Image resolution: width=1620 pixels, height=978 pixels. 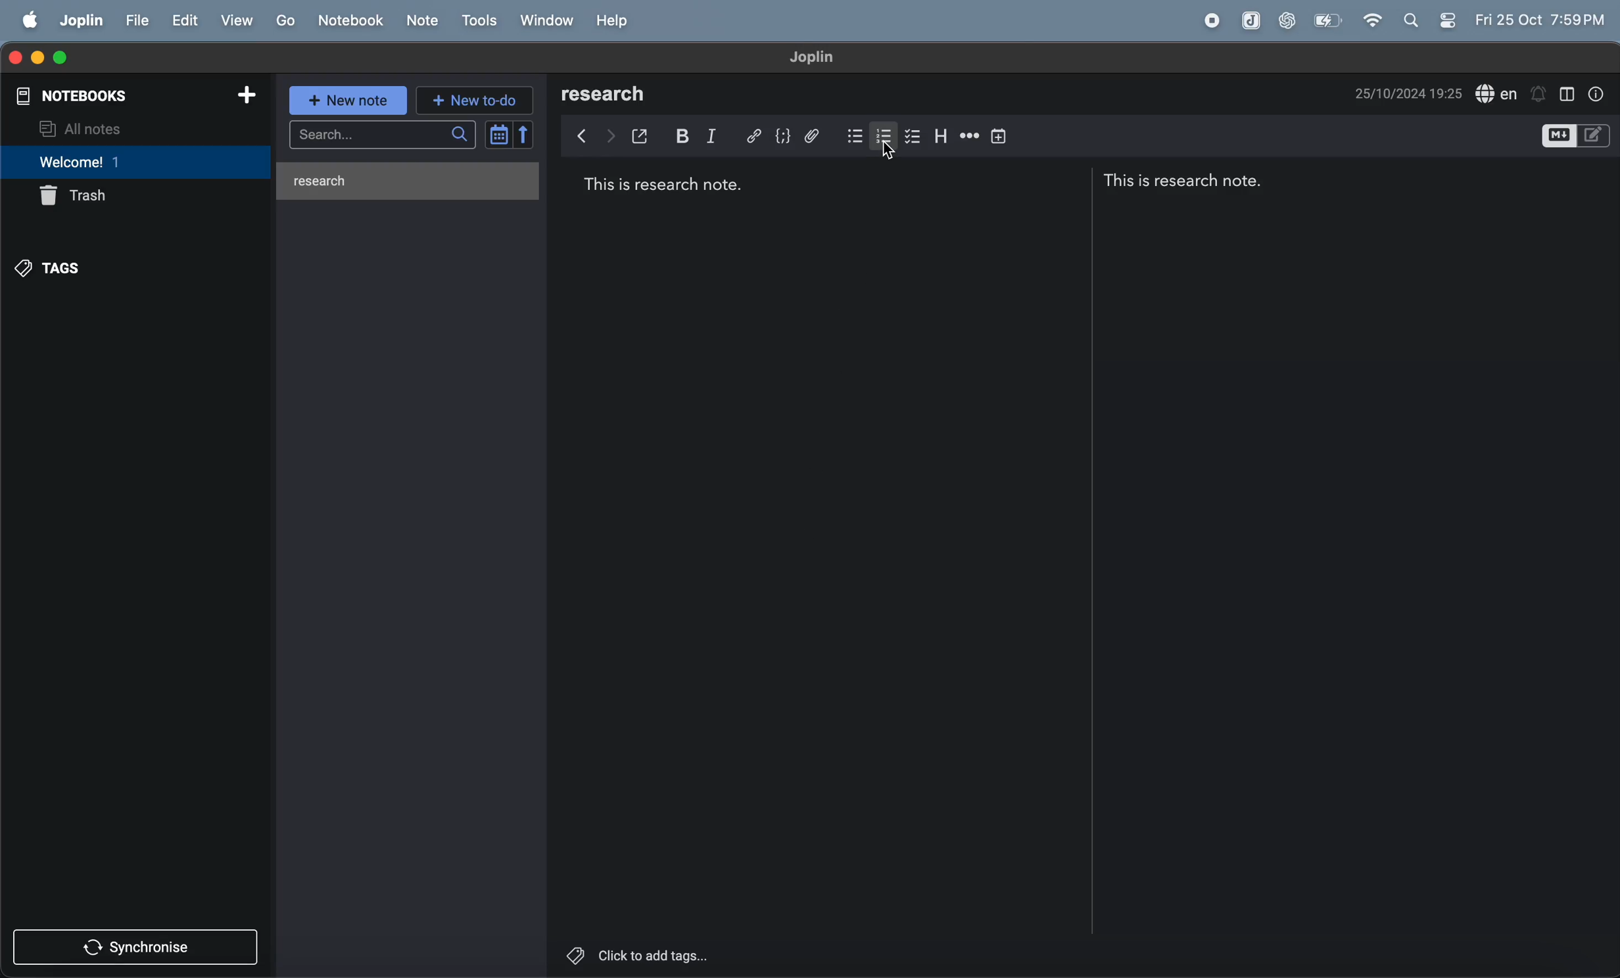 I want to click on back, so click(x=581, y=137).